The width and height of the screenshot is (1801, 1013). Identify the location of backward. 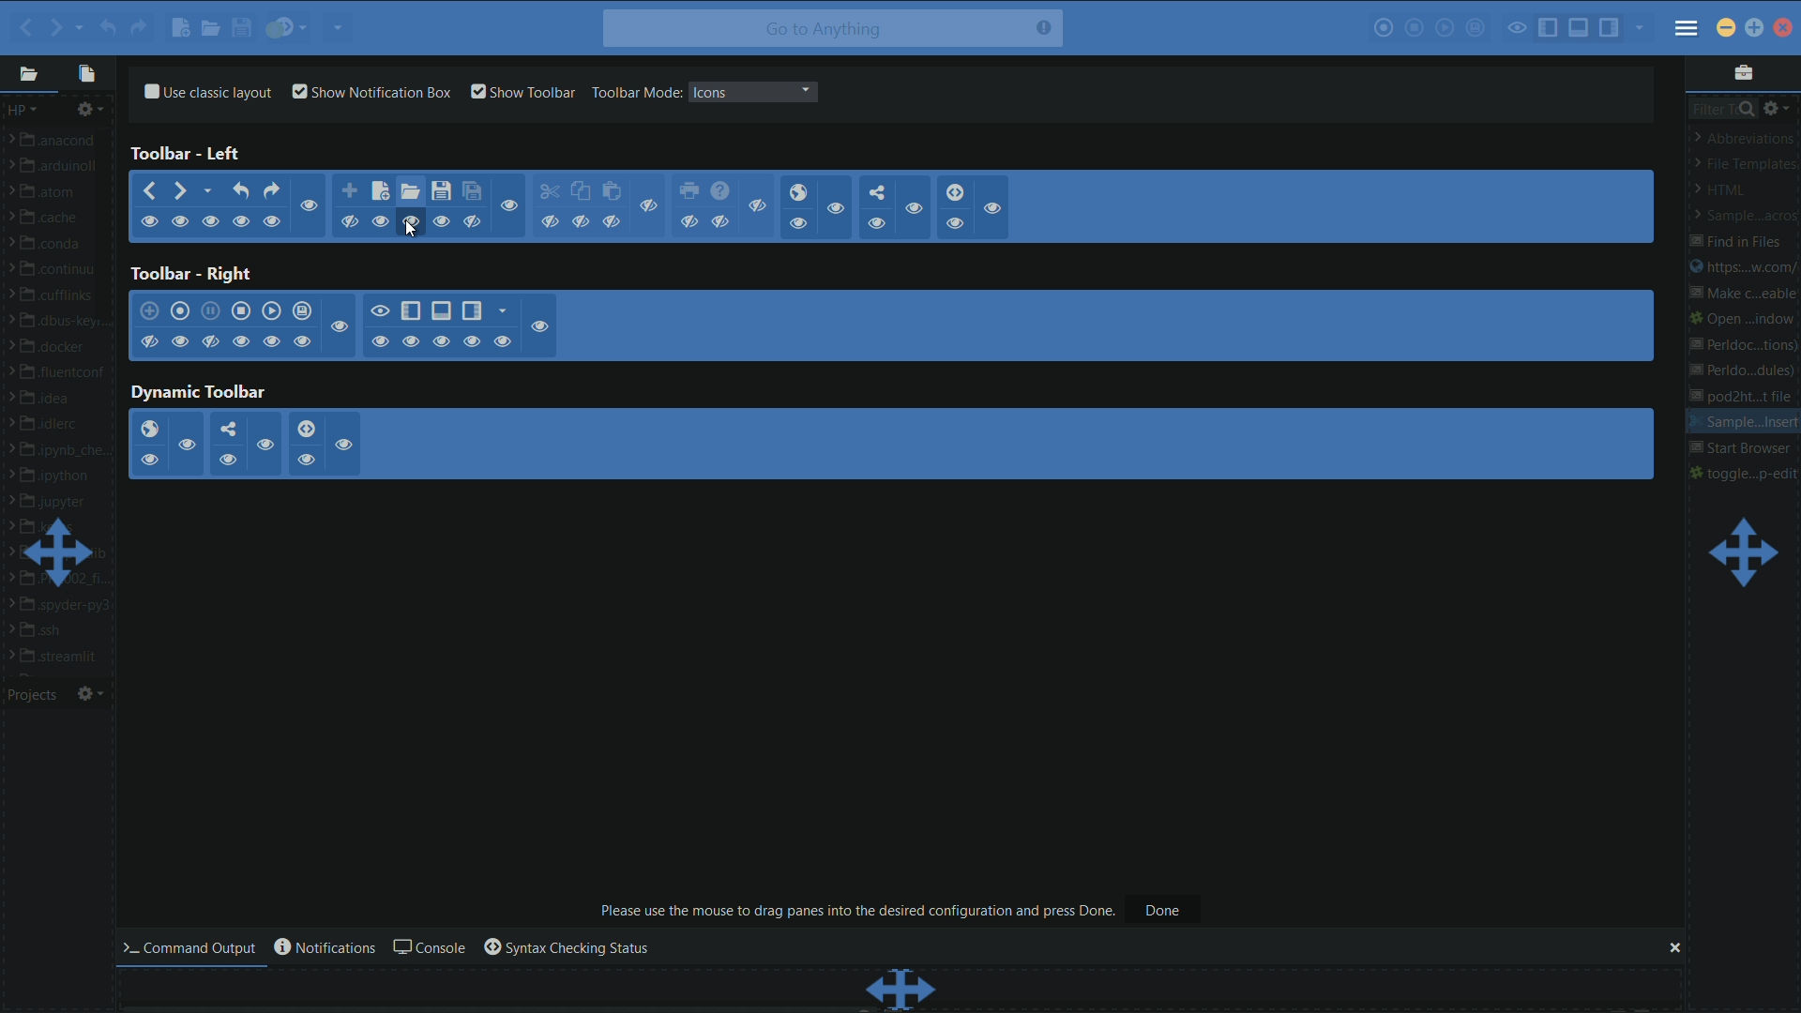
(22, 27).